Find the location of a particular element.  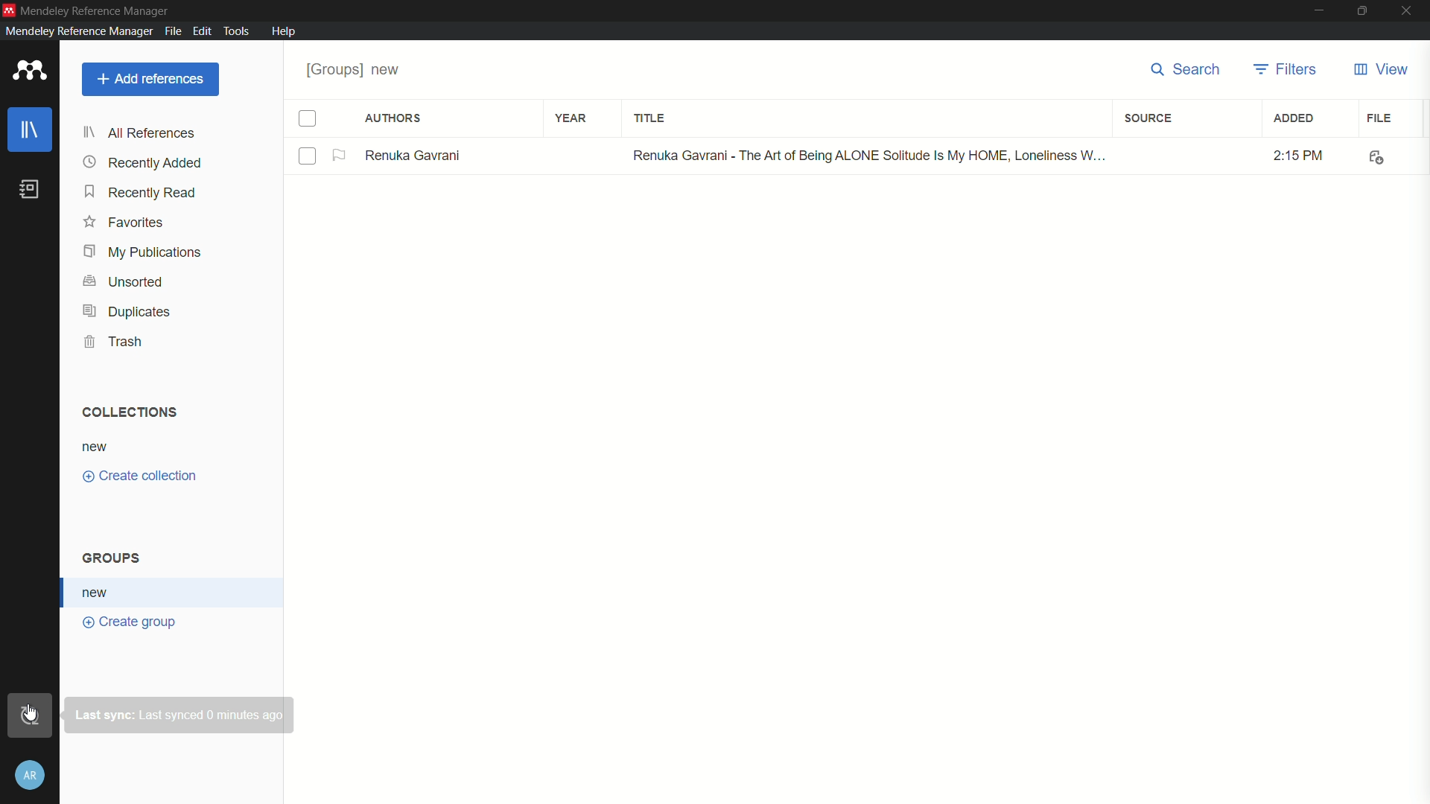

trash is located at coordinates (115, 341).